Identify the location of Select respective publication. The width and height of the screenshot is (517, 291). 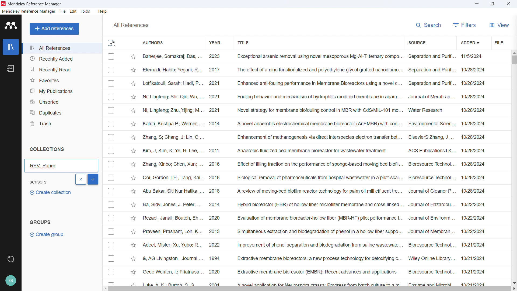
(111, 178).